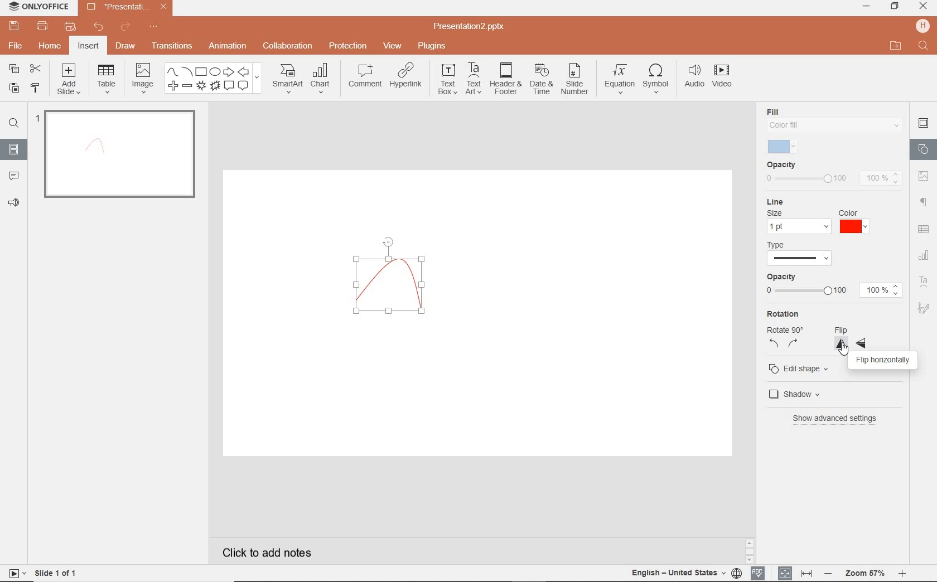 The height and width of the screenshot is (582, 937). I want to click on curve drawn, so click(394, 275).